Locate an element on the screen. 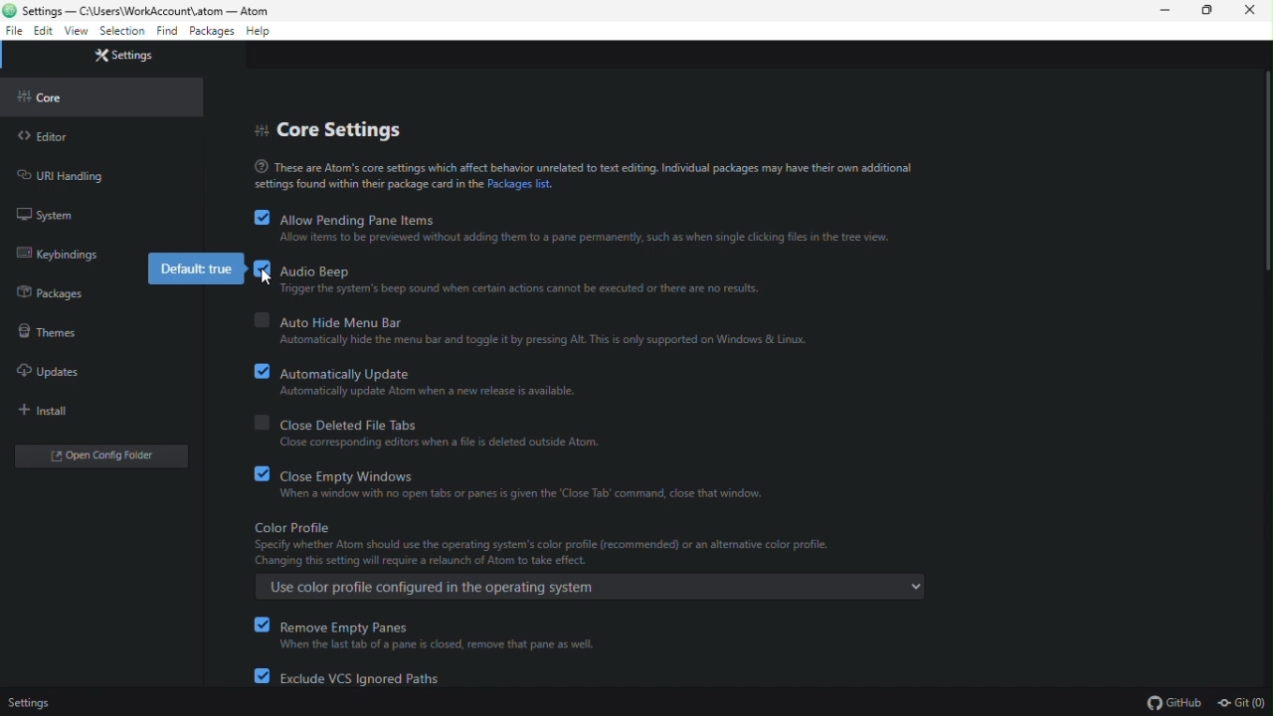 This screenshot has height=716, width=1273. help is located at coordinates (271, 33).